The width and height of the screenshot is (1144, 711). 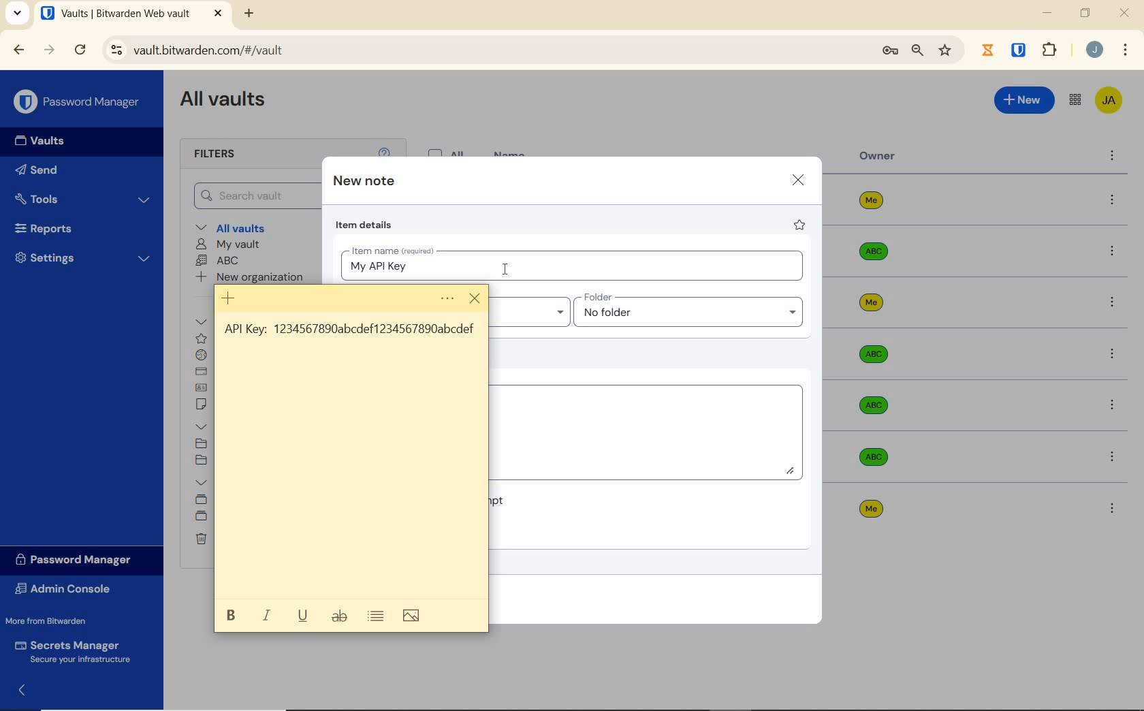 I want to click on Trash, so click(x=200, y=540).